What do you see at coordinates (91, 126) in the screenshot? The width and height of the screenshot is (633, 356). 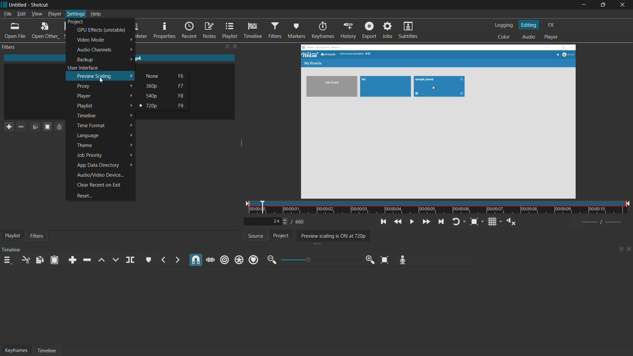 I see `time format` at bounding box center [91, 126].